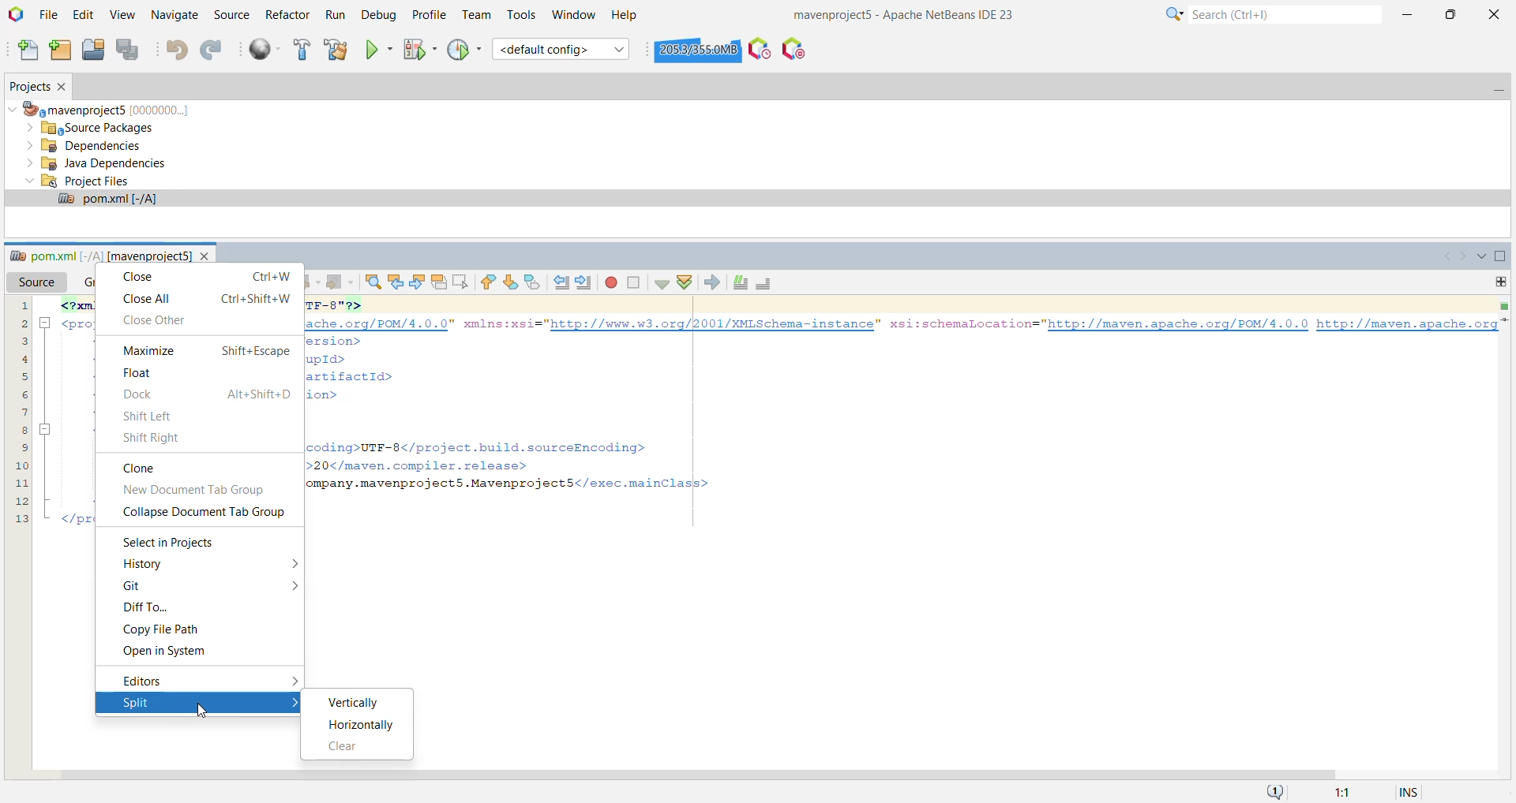 This screenshot has width=1516, height=803. Describe the element at coordinates (1503, 305) in the screenshot. I see `No errors` at that location.